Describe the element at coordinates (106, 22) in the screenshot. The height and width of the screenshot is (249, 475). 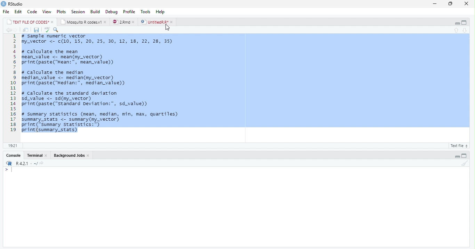
I see `close` at that location.